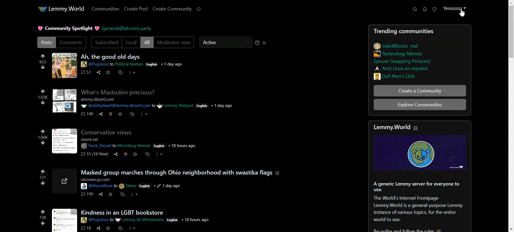  I want to click on cross share, so click(147, 154).